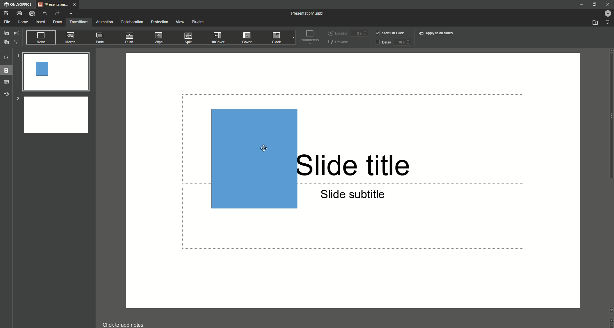 Image resolution: width=614 pixels, height=328 pixels. I want to click on Profile, so click(605, 13).